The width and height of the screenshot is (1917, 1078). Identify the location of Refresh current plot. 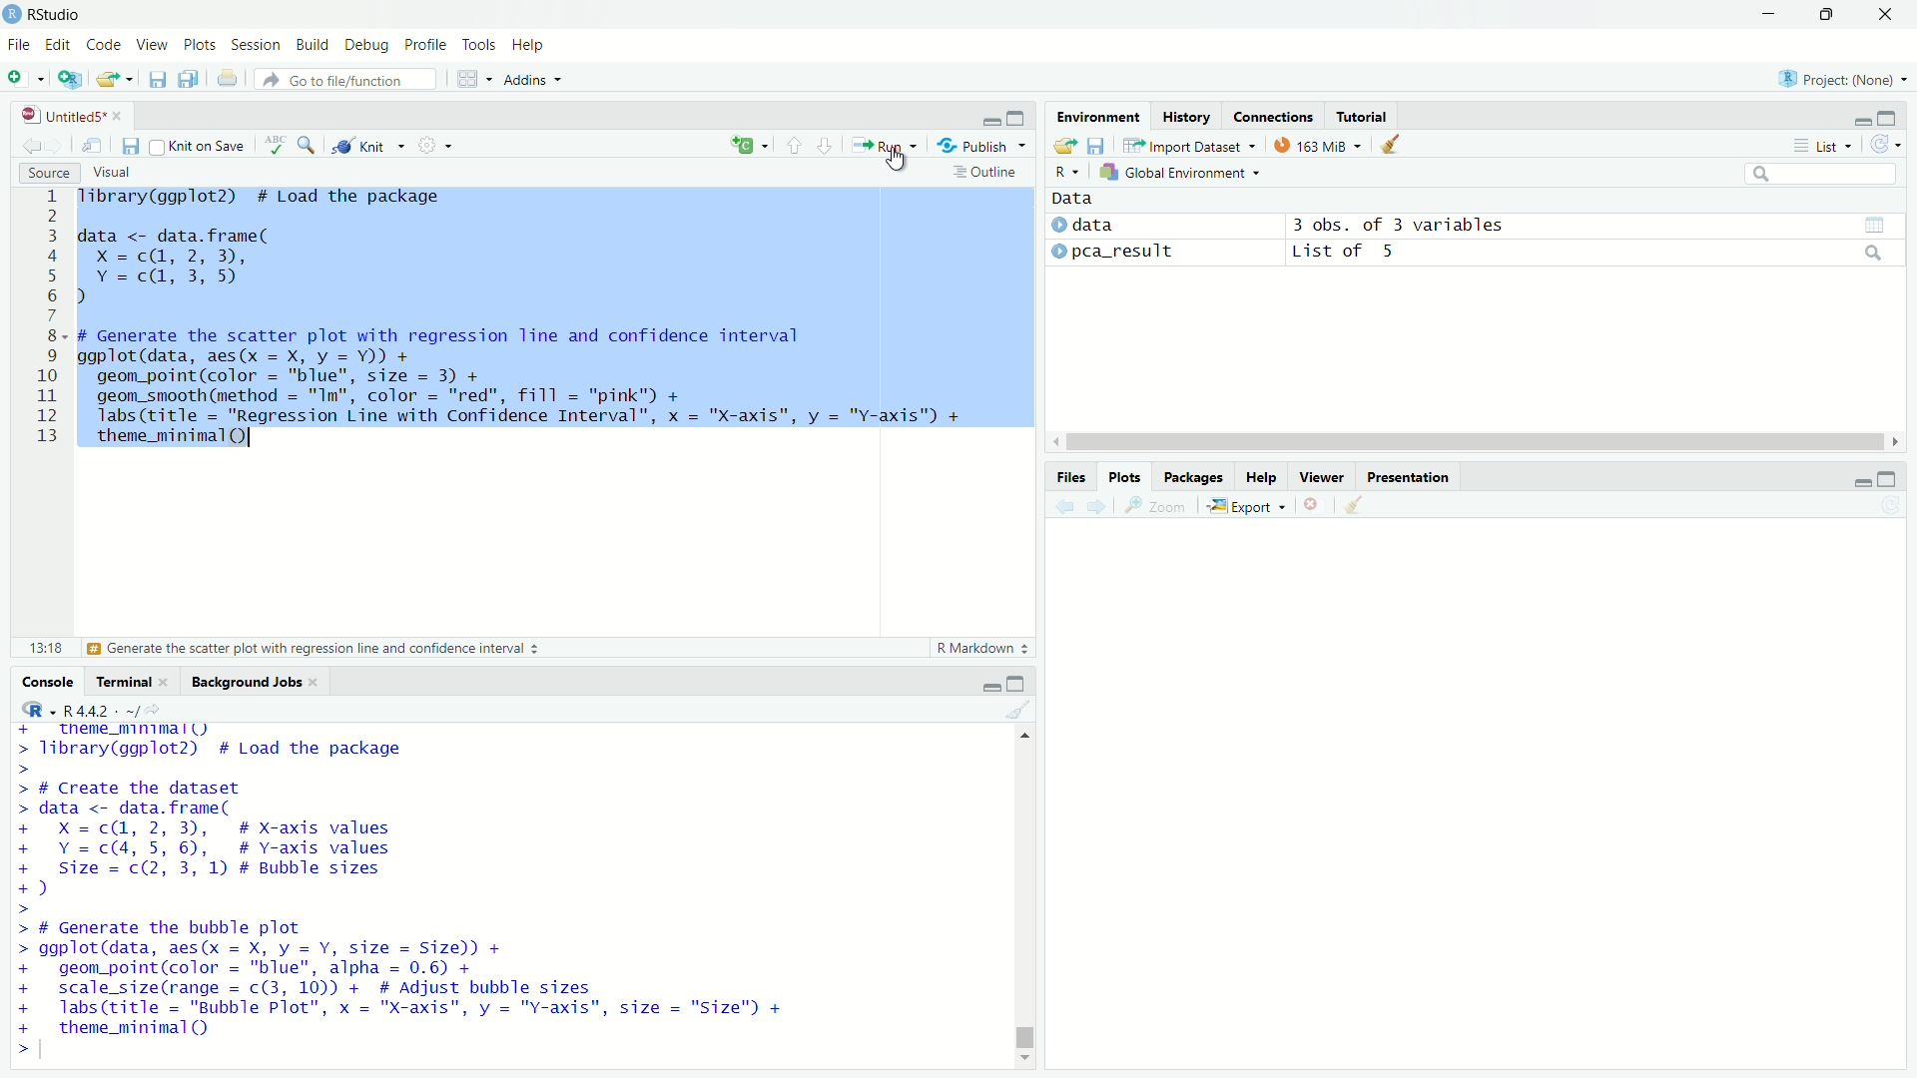
(1891, 504).